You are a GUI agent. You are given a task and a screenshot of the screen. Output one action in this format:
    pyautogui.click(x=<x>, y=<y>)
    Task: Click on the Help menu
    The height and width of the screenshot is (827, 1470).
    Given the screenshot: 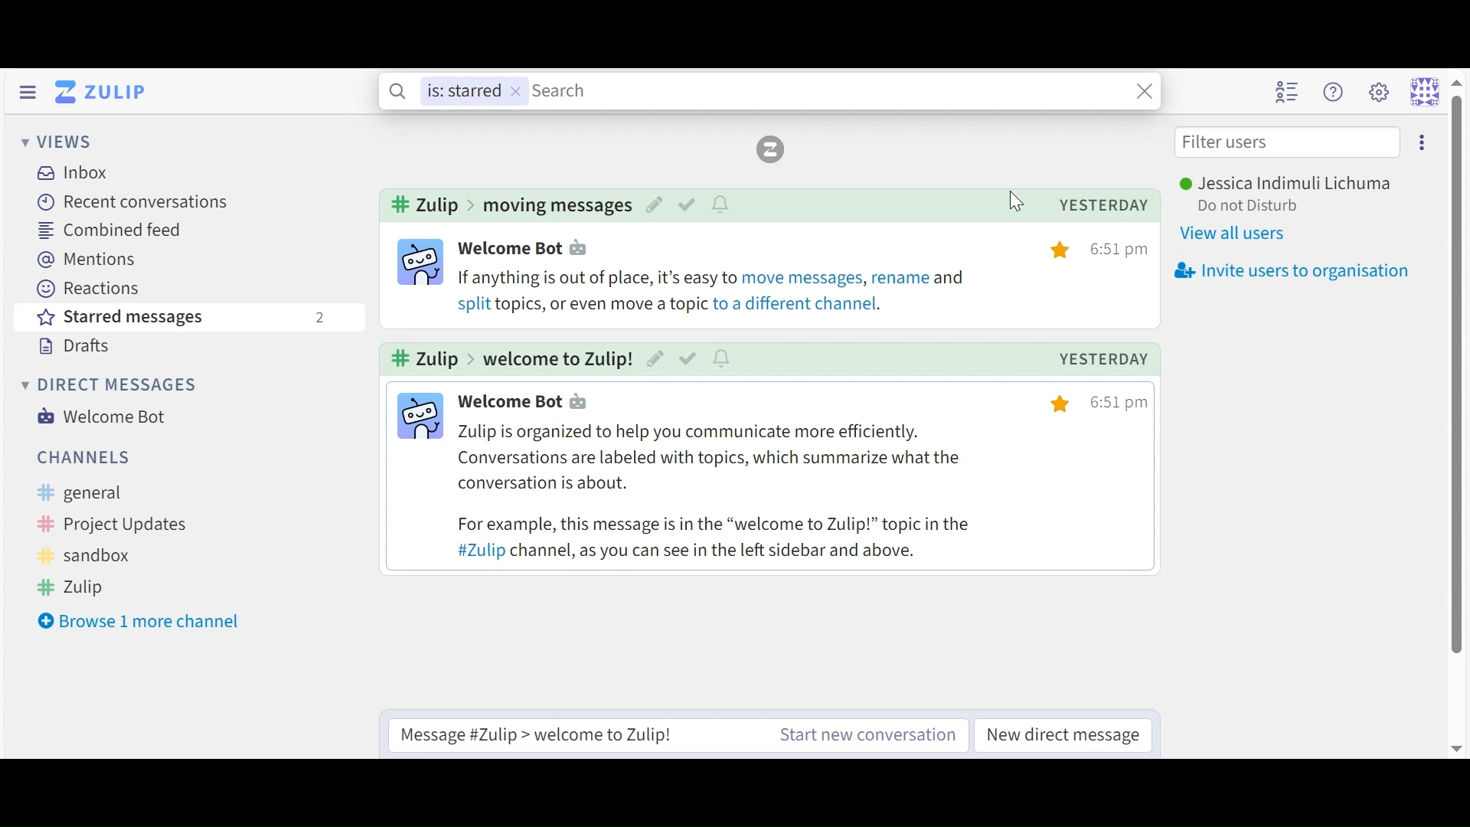 What is the action you would take?
    pyautogui.click(x=1335, y=92)
    